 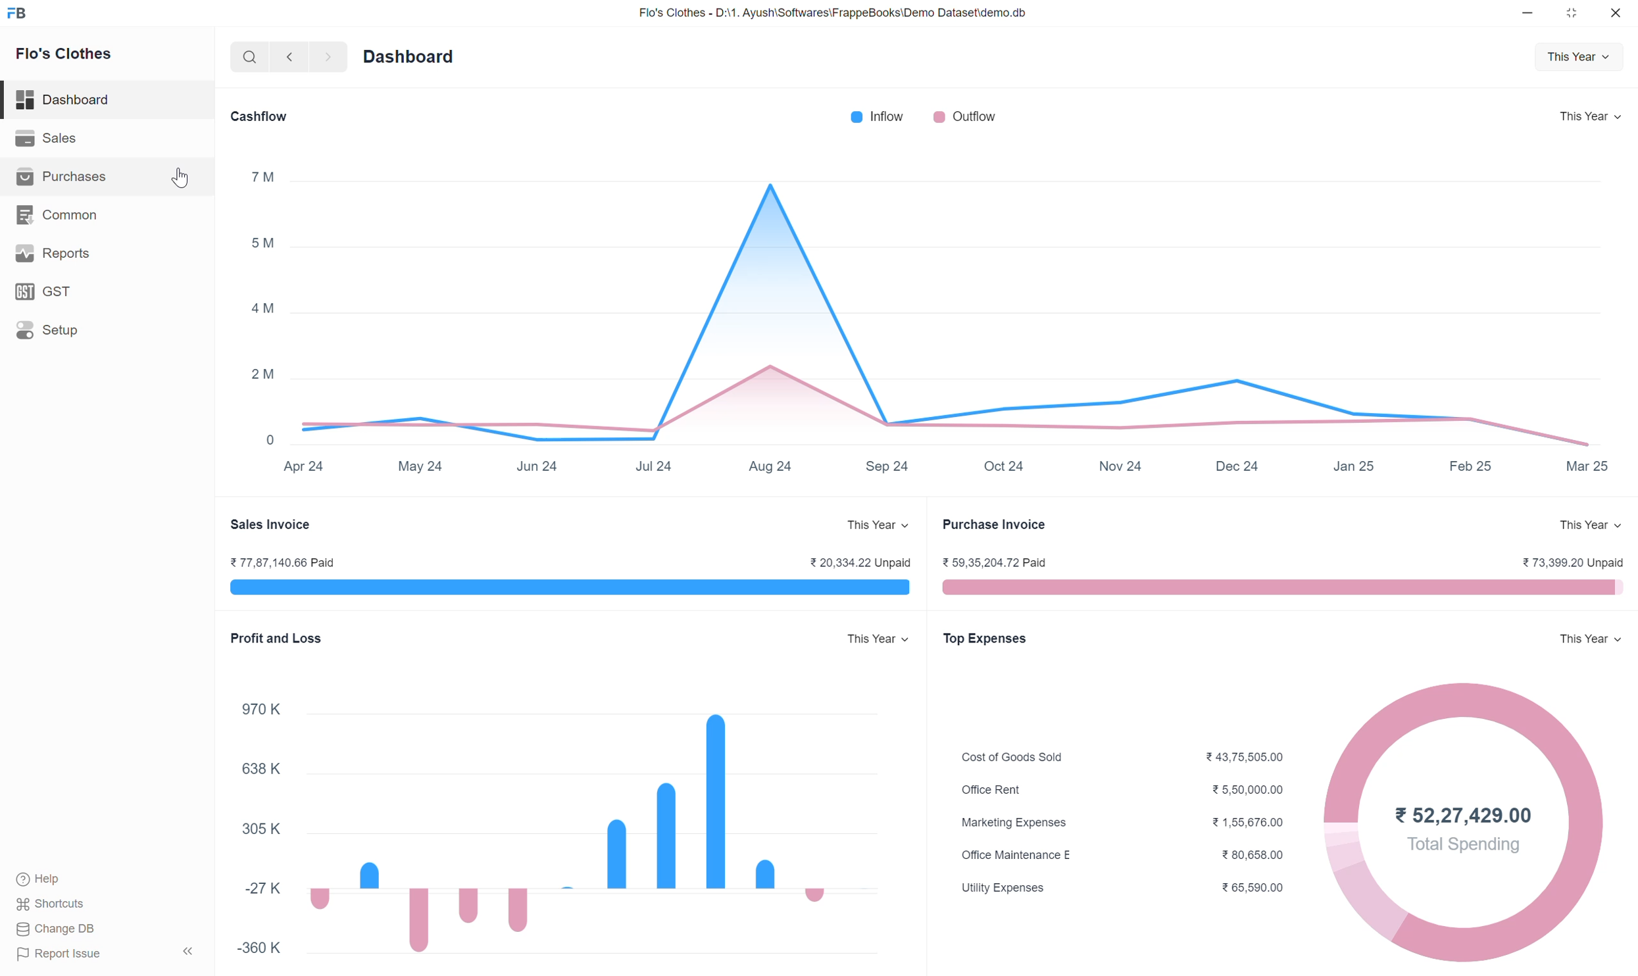 I want to click on y Reports, so click(x=50, y=254).